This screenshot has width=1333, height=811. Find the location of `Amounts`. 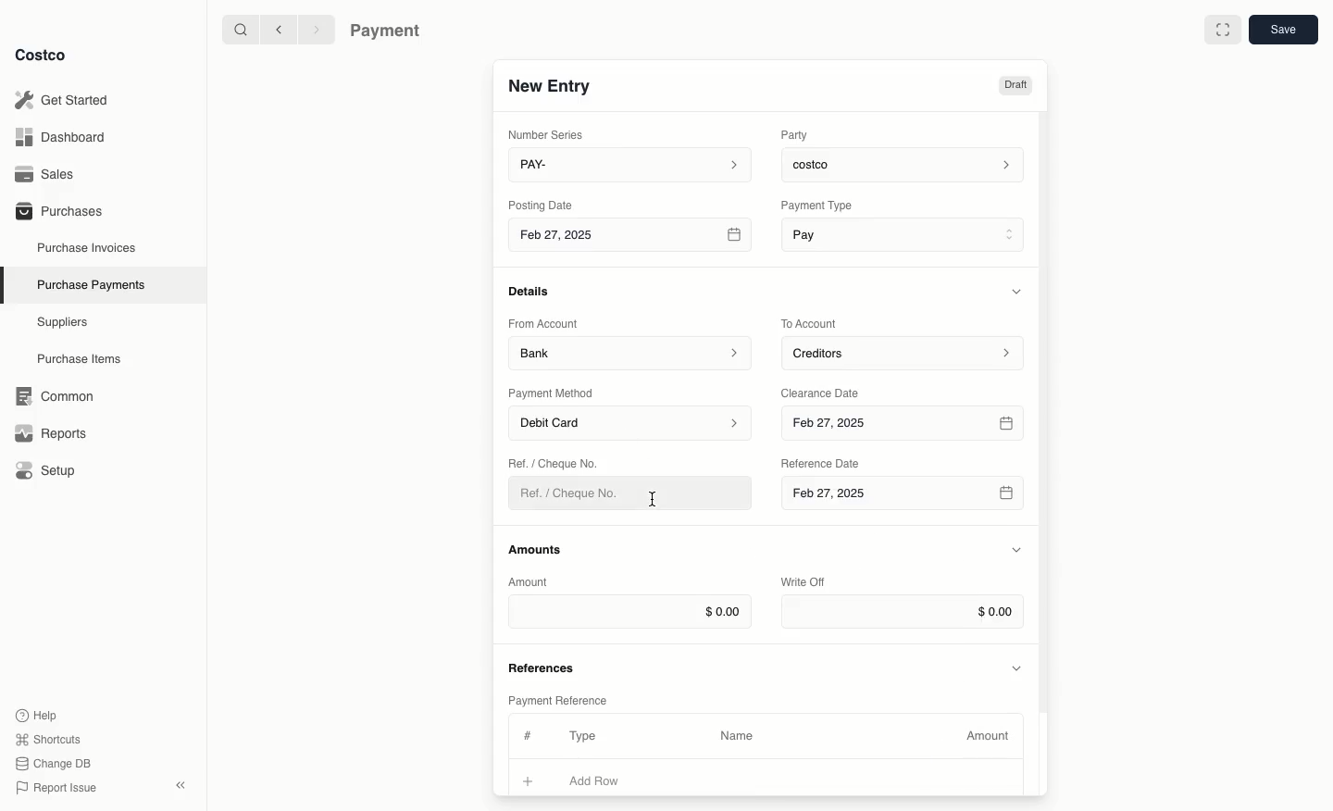

Amounts is located at coordinates (537, 549).